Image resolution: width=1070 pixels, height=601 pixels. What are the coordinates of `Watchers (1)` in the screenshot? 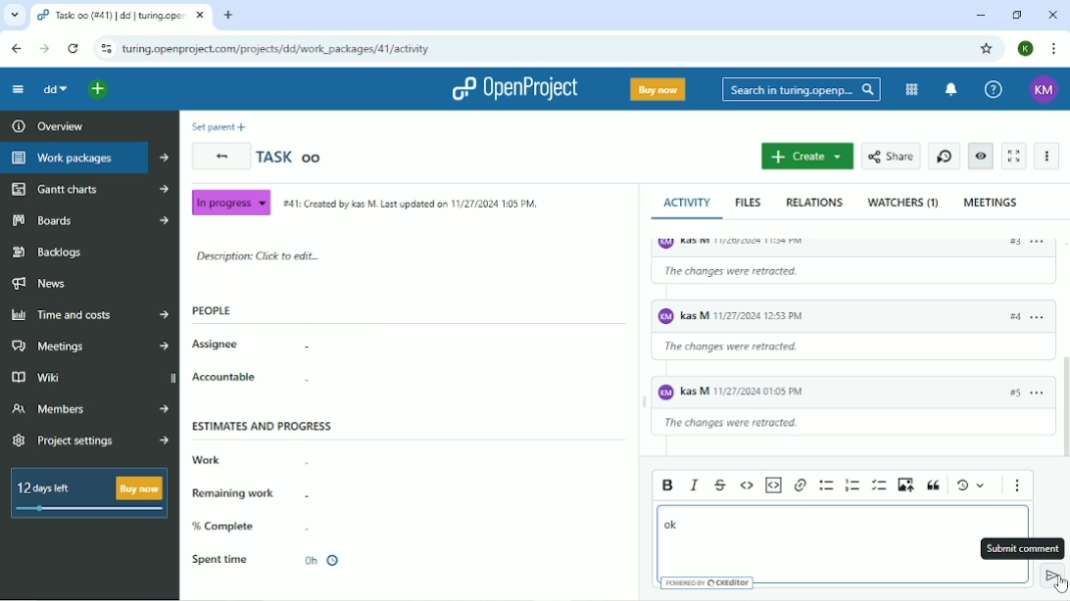 It's located at (902, 204).